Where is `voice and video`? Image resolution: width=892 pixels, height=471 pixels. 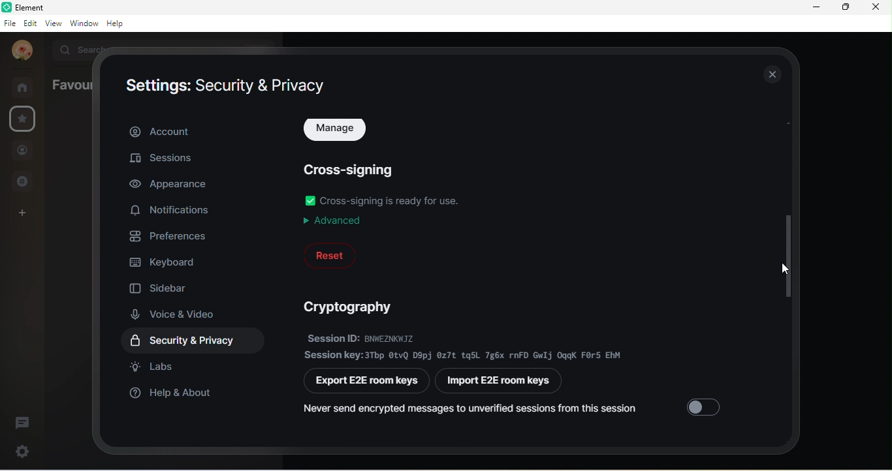
voice and video is located at coordinates (178, 314).